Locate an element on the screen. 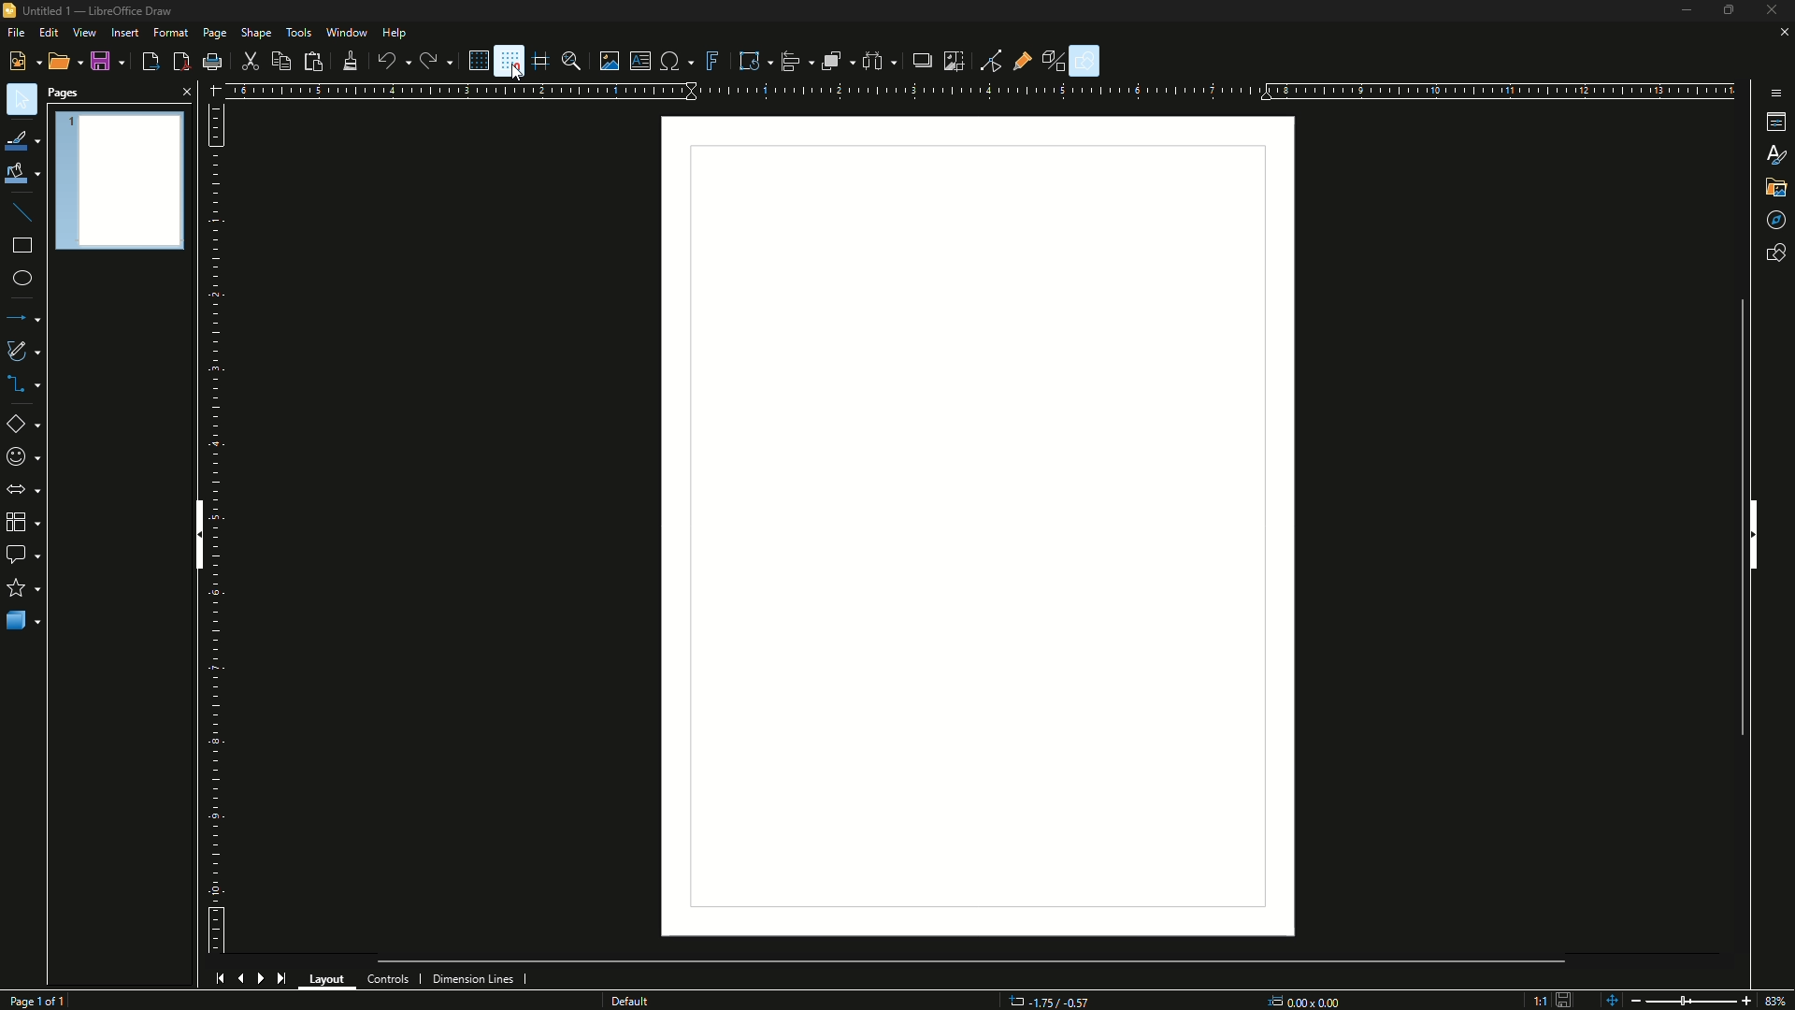 This screenshot has height=1010, width=1795. Export is located at coordinates (146, 62).